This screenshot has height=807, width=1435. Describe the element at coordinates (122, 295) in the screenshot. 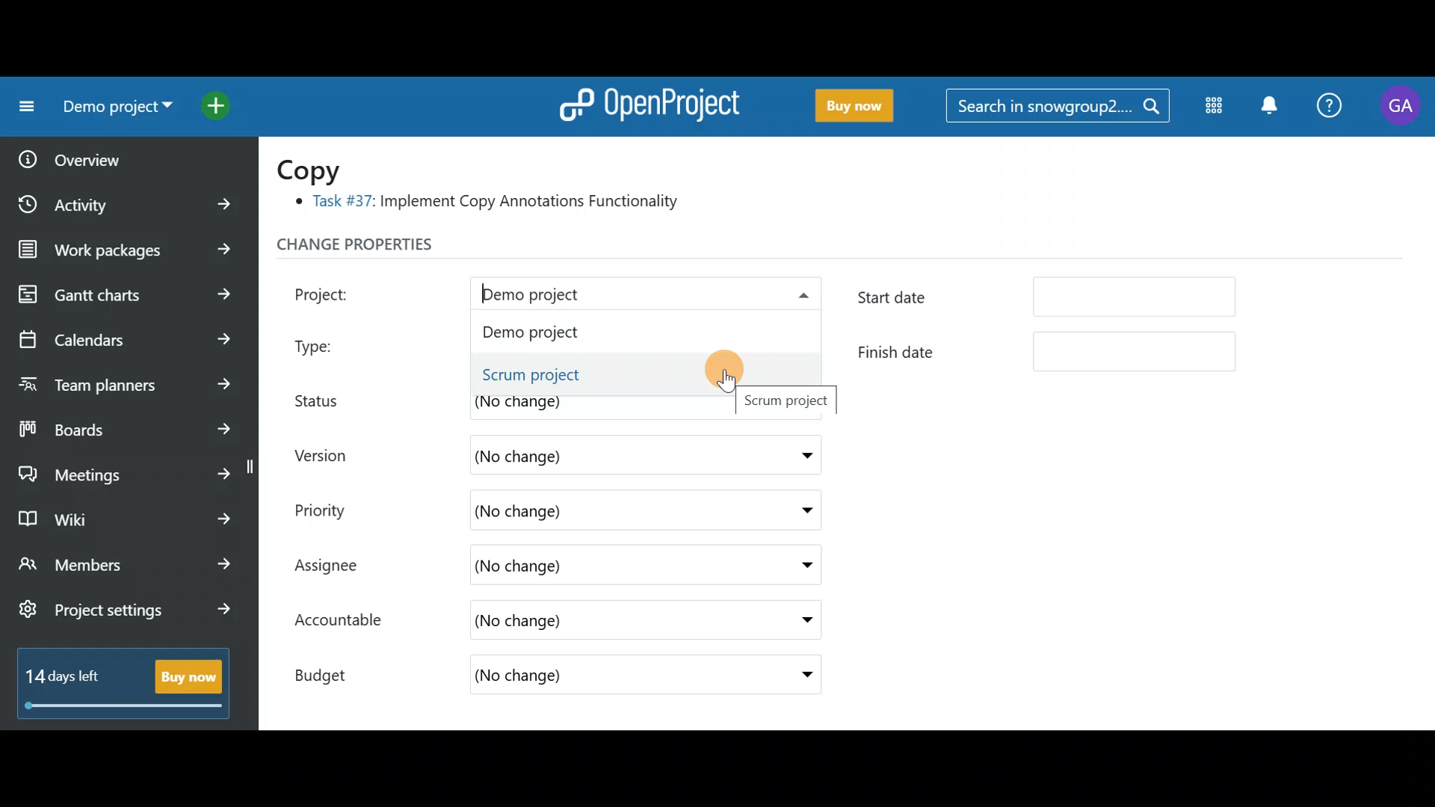

I see `Gantt charts` at that location.